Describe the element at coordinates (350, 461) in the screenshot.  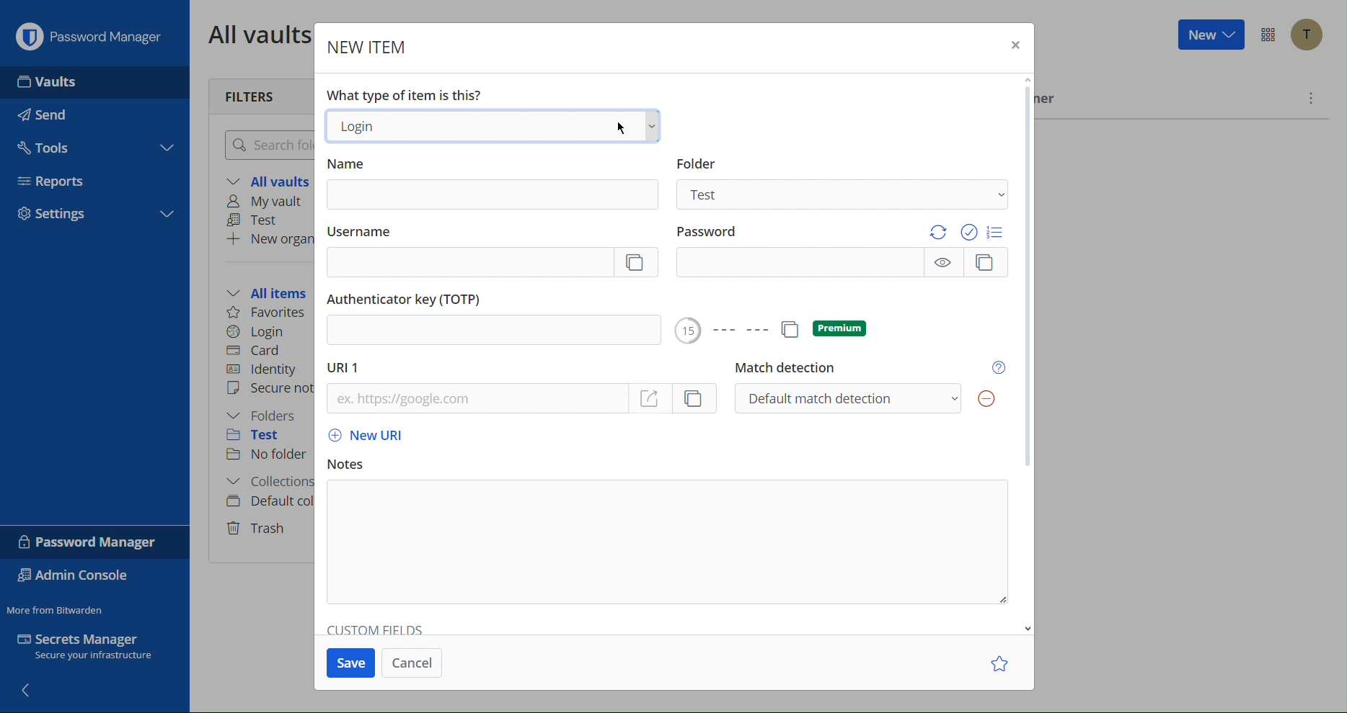
I see `Notes` at that location.